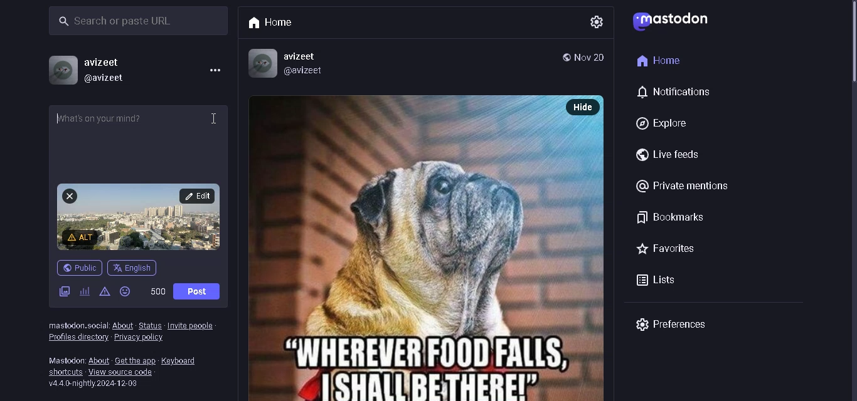 The image size is (857, 401). What do you see at coordinates (133, 22) in the screenshot?
I see `search bar` at bounding box center [133, 22].